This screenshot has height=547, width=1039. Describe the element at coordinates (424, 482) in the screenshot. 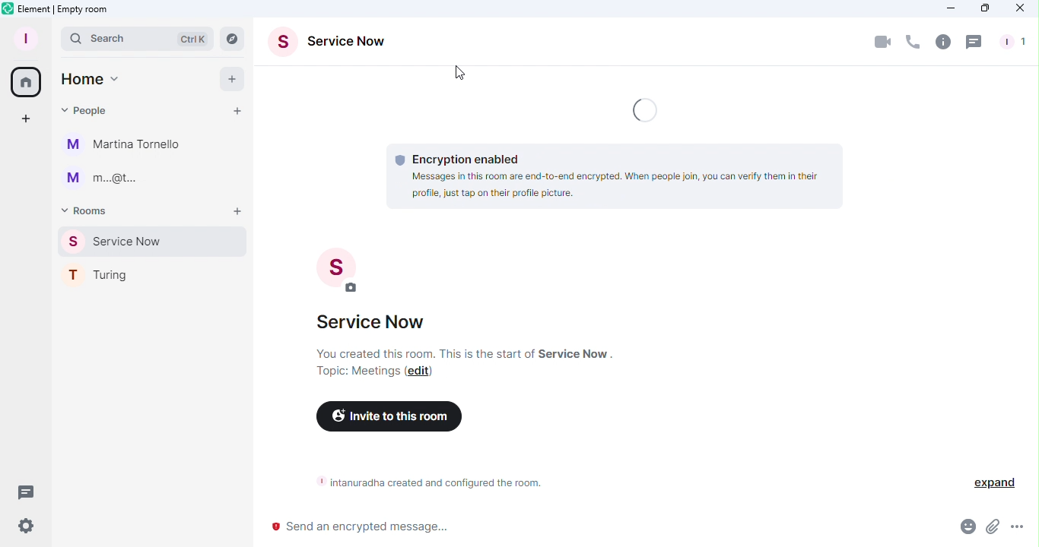

I see `Information` at that location.